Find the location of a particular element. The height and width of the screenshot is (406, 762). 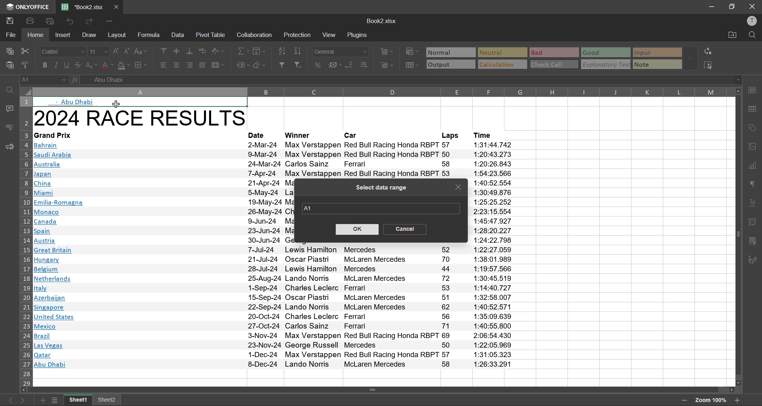

bad is located at coordinates (541, 51).